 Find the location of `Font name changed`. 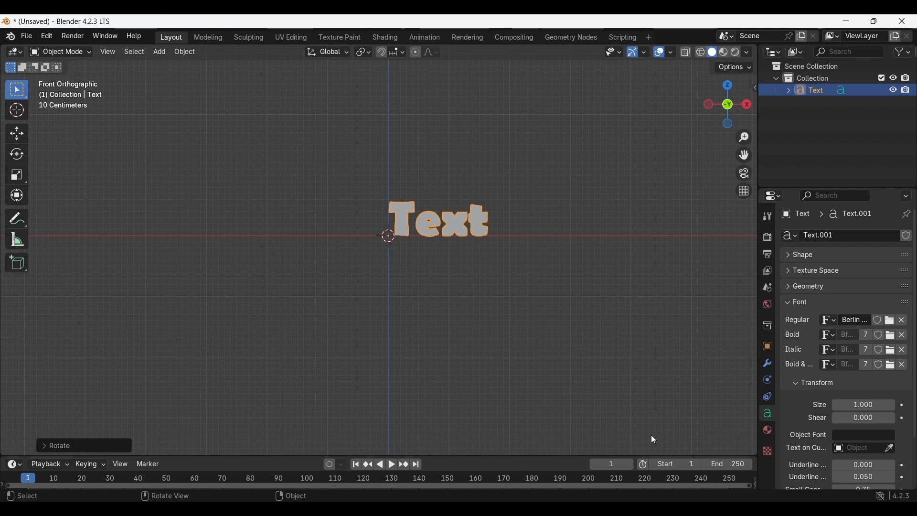

Font name changed is located at coordinates (854, 320).